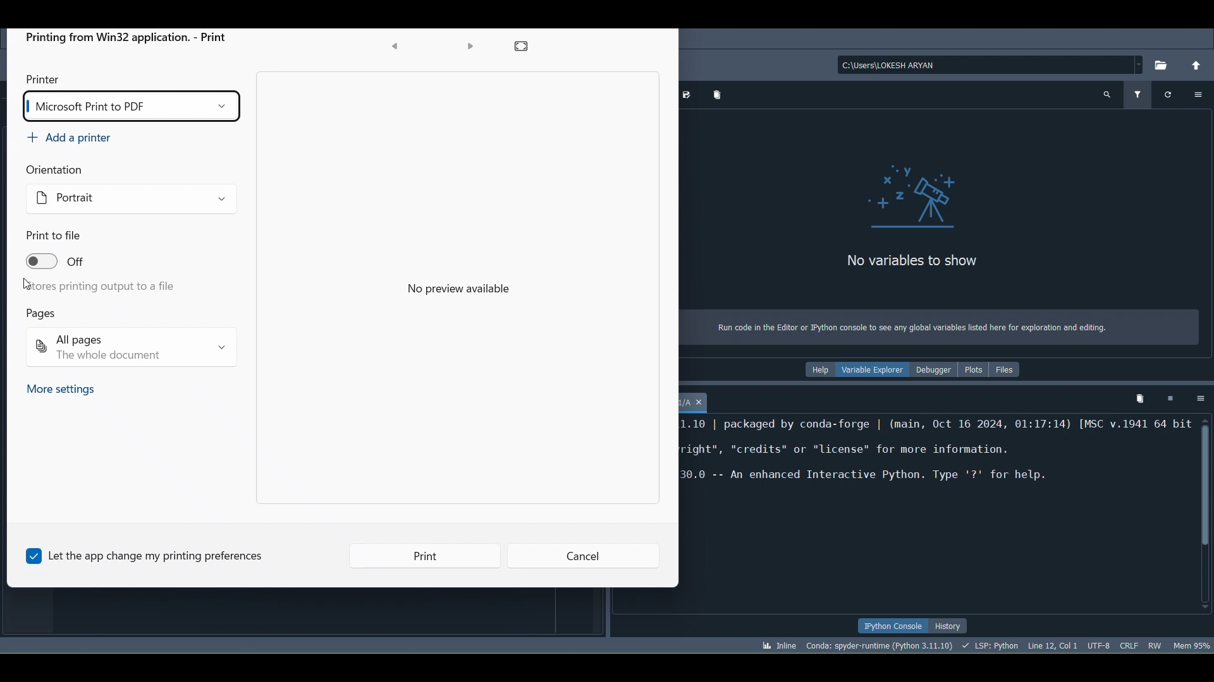 The width and height of the screenshot is (1214, 682). Describe the element at coordinates (1198, 63) in the screenshot. I see `Change to parent directory` at that location.